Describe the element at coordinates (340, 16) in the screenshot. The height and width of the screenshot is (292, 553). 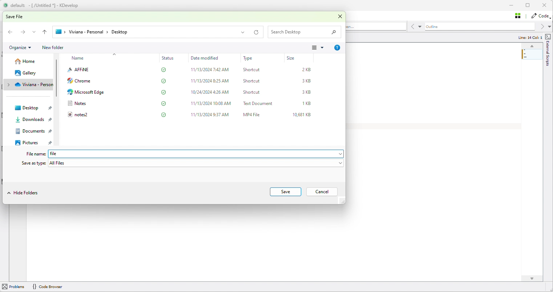
I see `Close` at that location.